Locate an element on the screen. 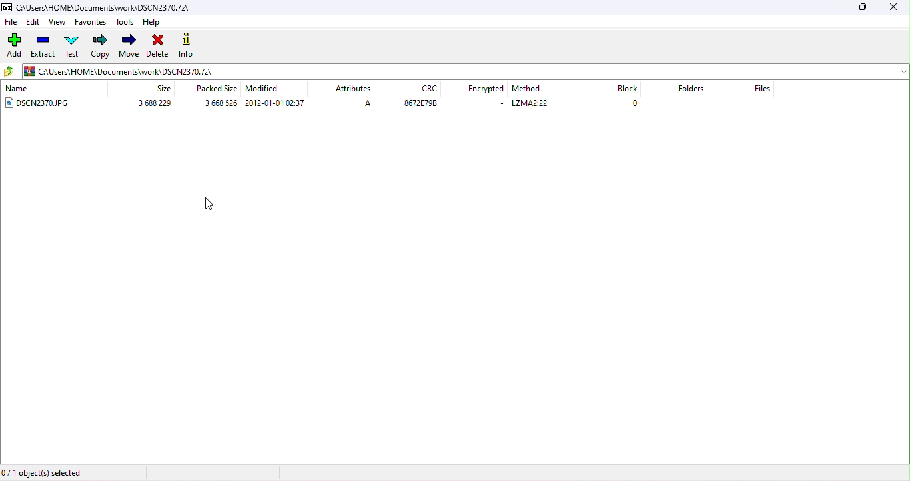 This screenshot has height=481, width=910. tools is located at coordinates (125, 23).